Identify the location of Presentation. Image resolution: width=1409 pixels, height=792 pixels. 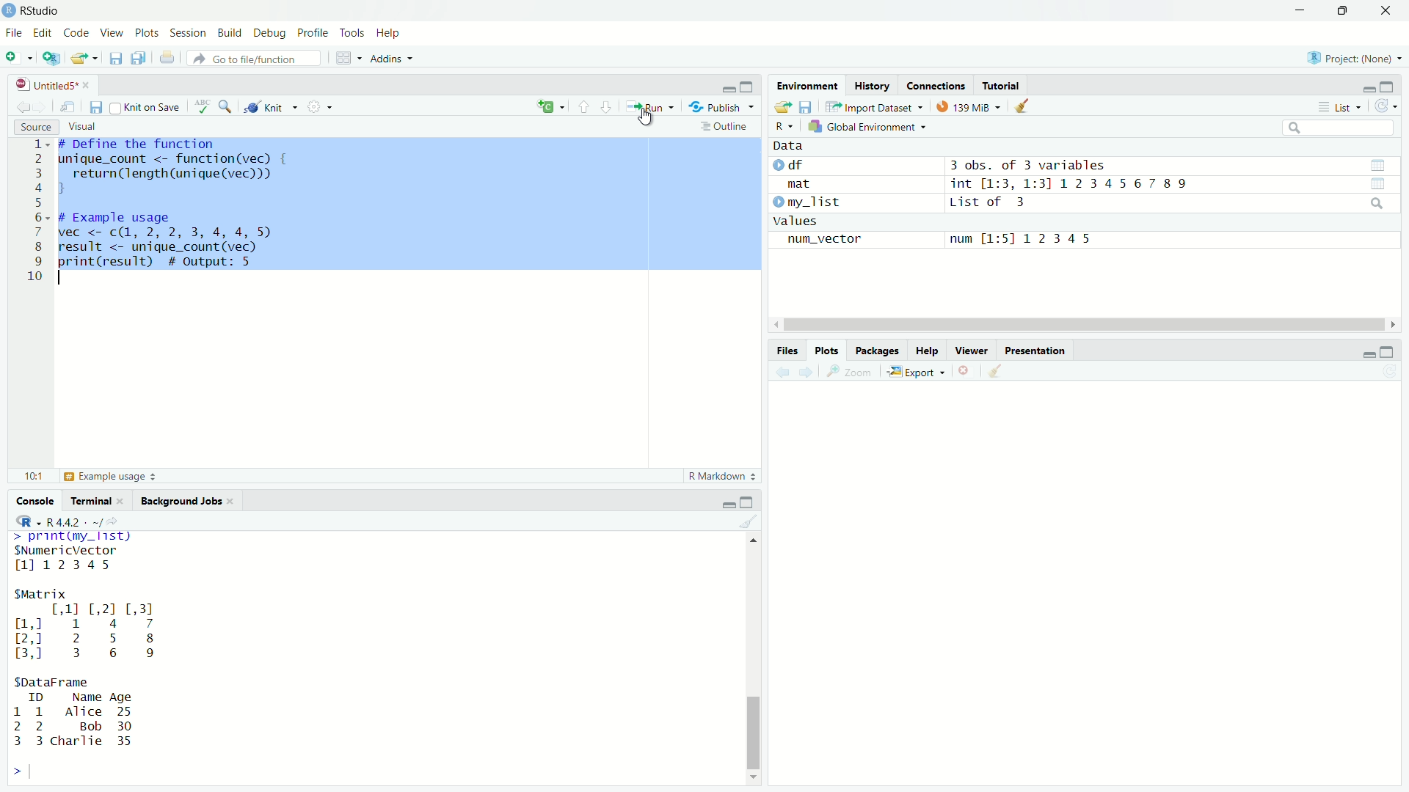
(1037, 351).